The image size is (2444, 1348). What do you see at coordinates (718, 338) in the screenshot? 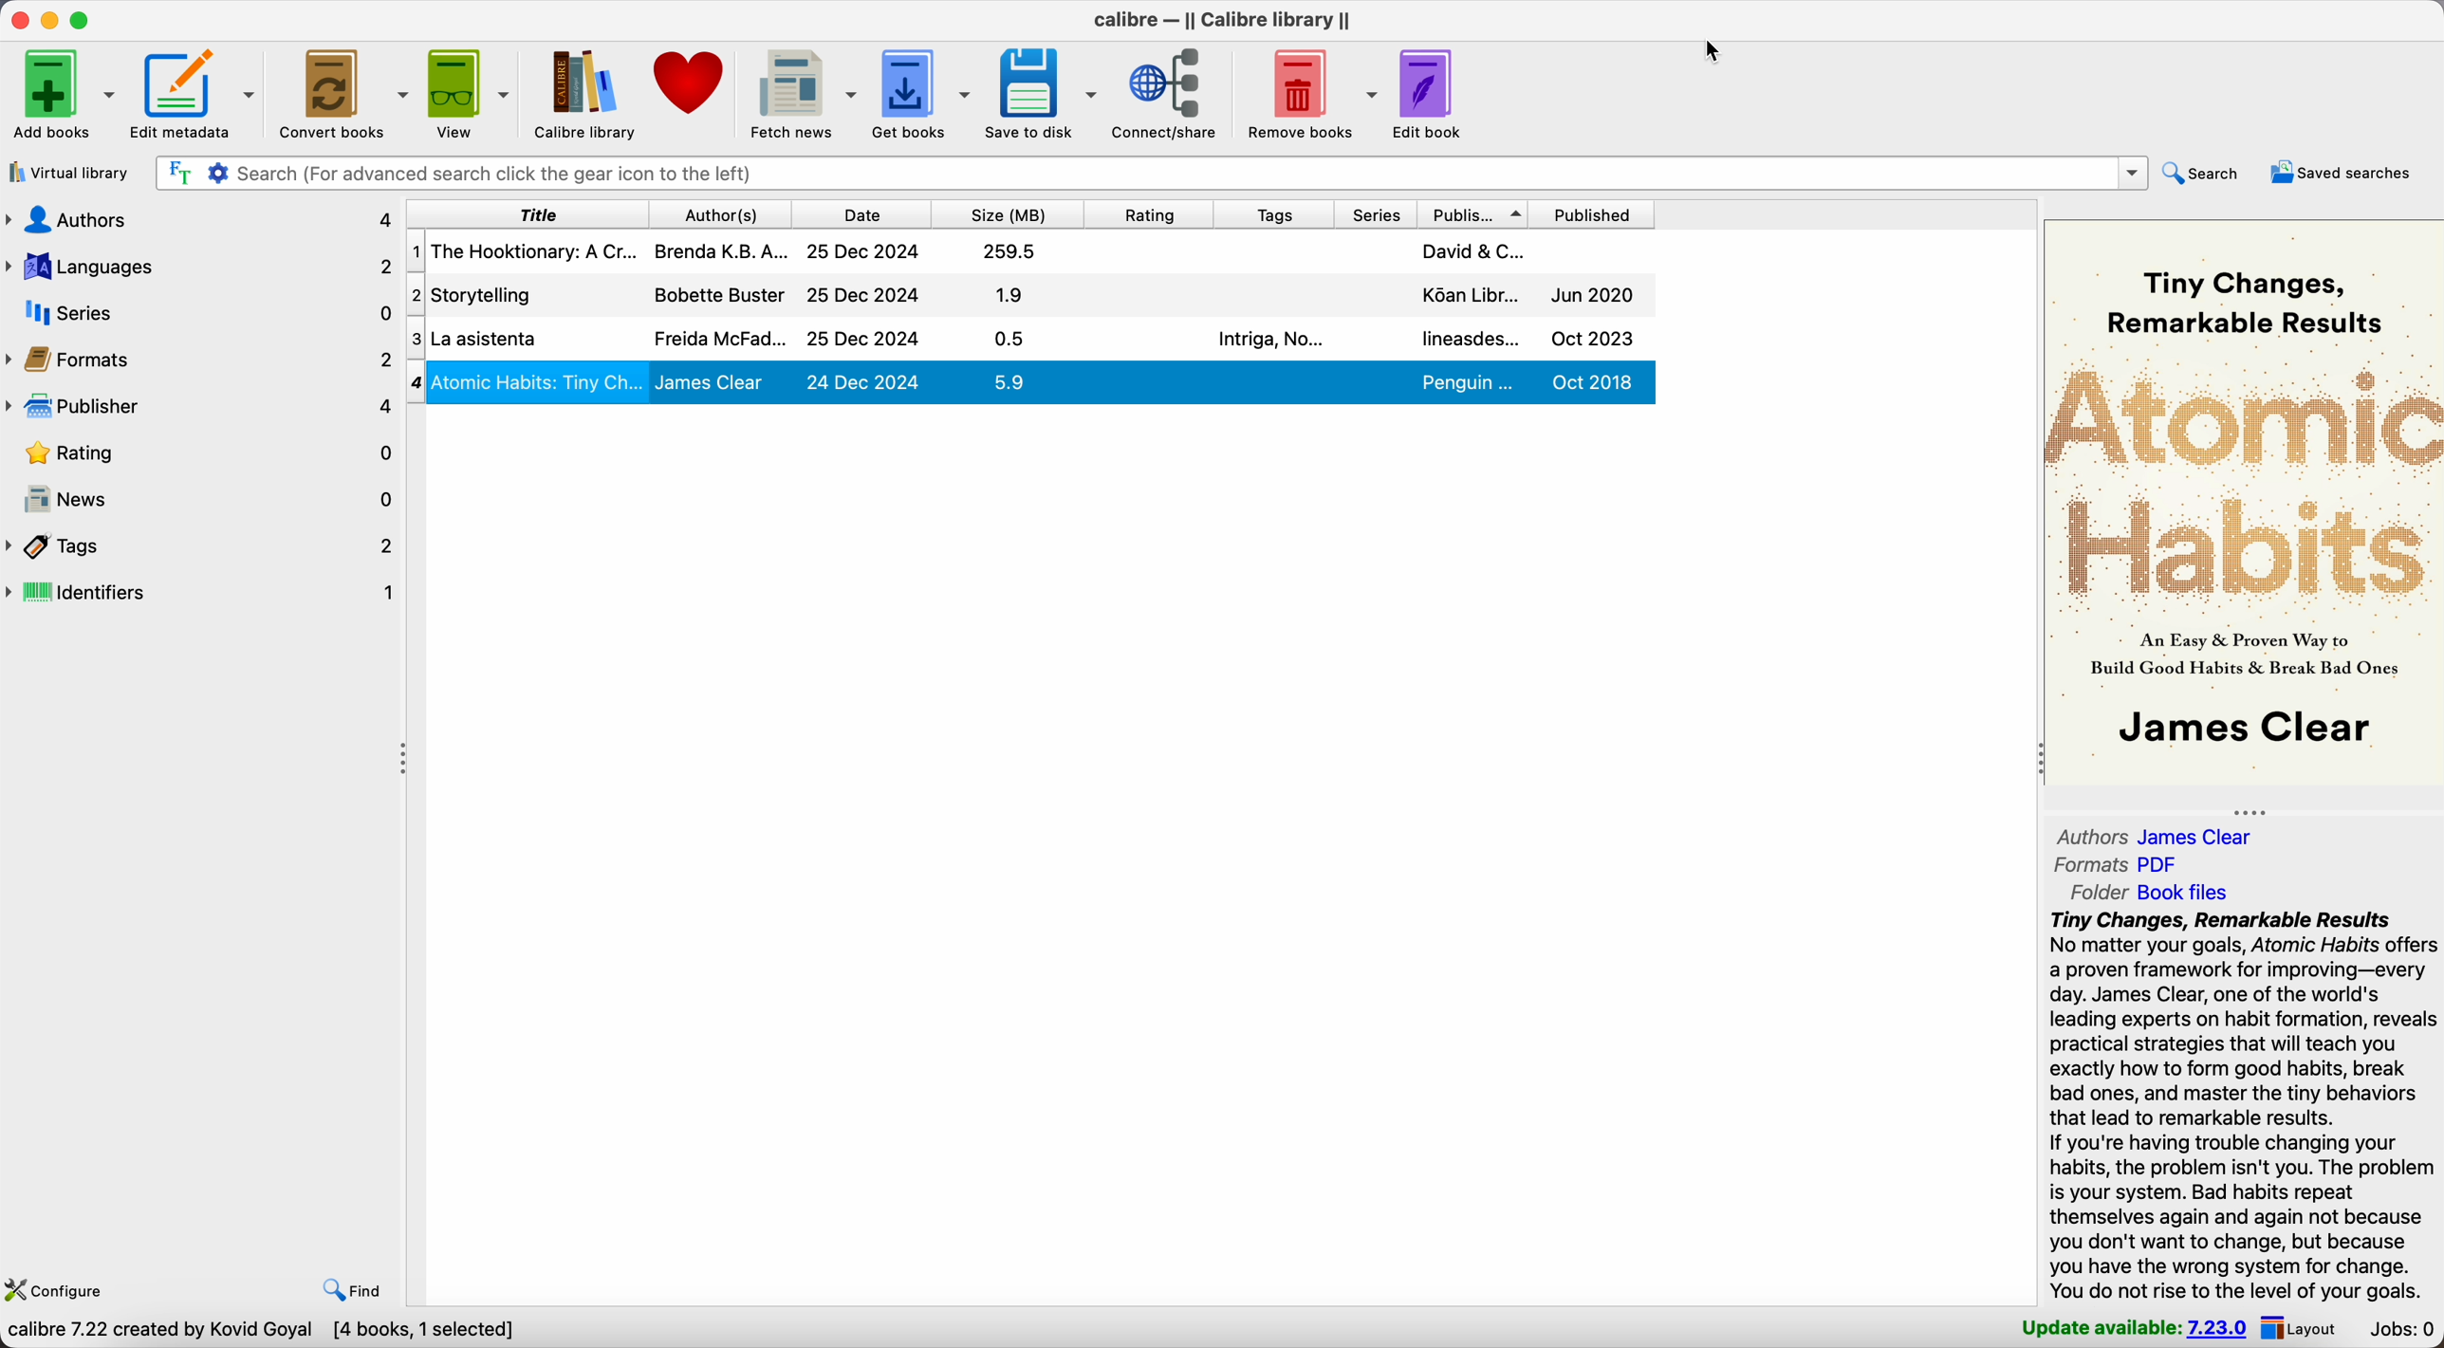
I see `freida McFad...` at bounding box center [718, 338].